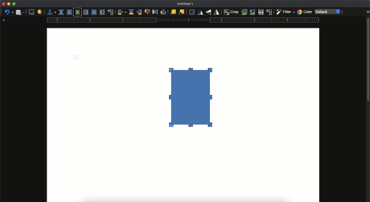 This screenshot has width=370, height=202. What do you see at coordinates (9, 12) in the screenshot?
I see `undo` at bounding box center [9, 12].